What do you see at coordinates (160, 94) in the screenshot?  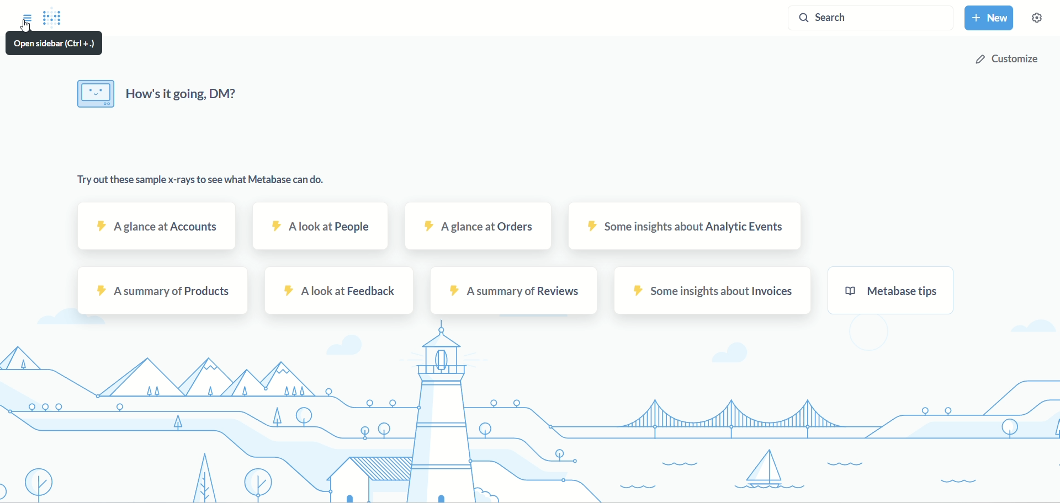 I see `How's it going, DM?` at bounding box center [160, 94].